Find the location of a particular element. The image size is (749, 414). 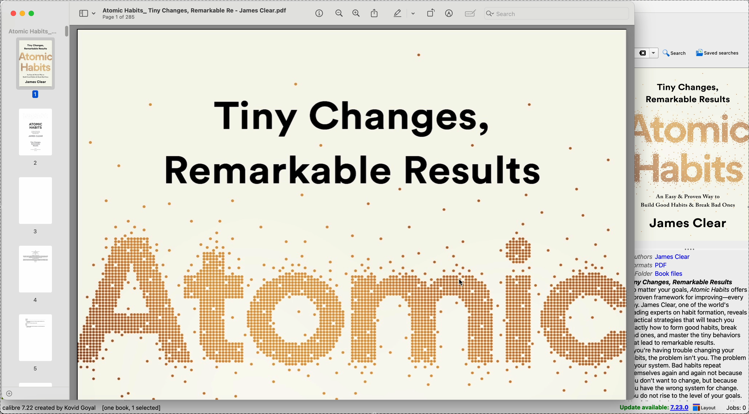

search bar is located at coordinates (555, 13).